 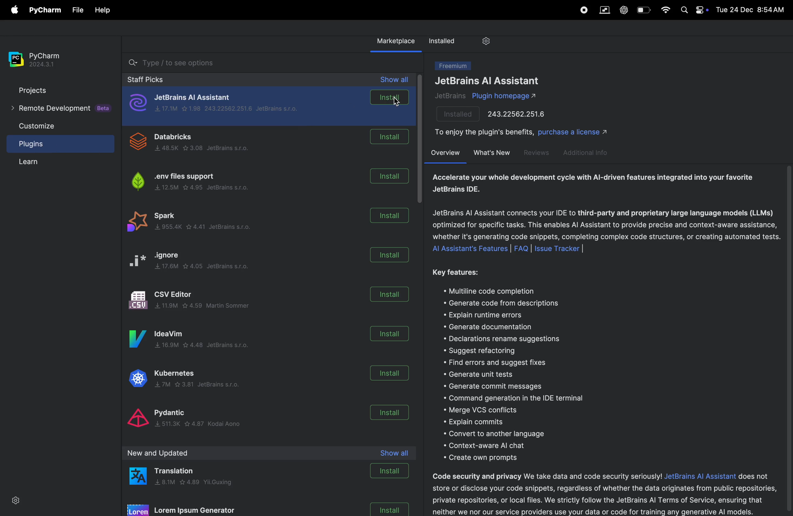 I want to click on whats new, so click(x=492, y=153).